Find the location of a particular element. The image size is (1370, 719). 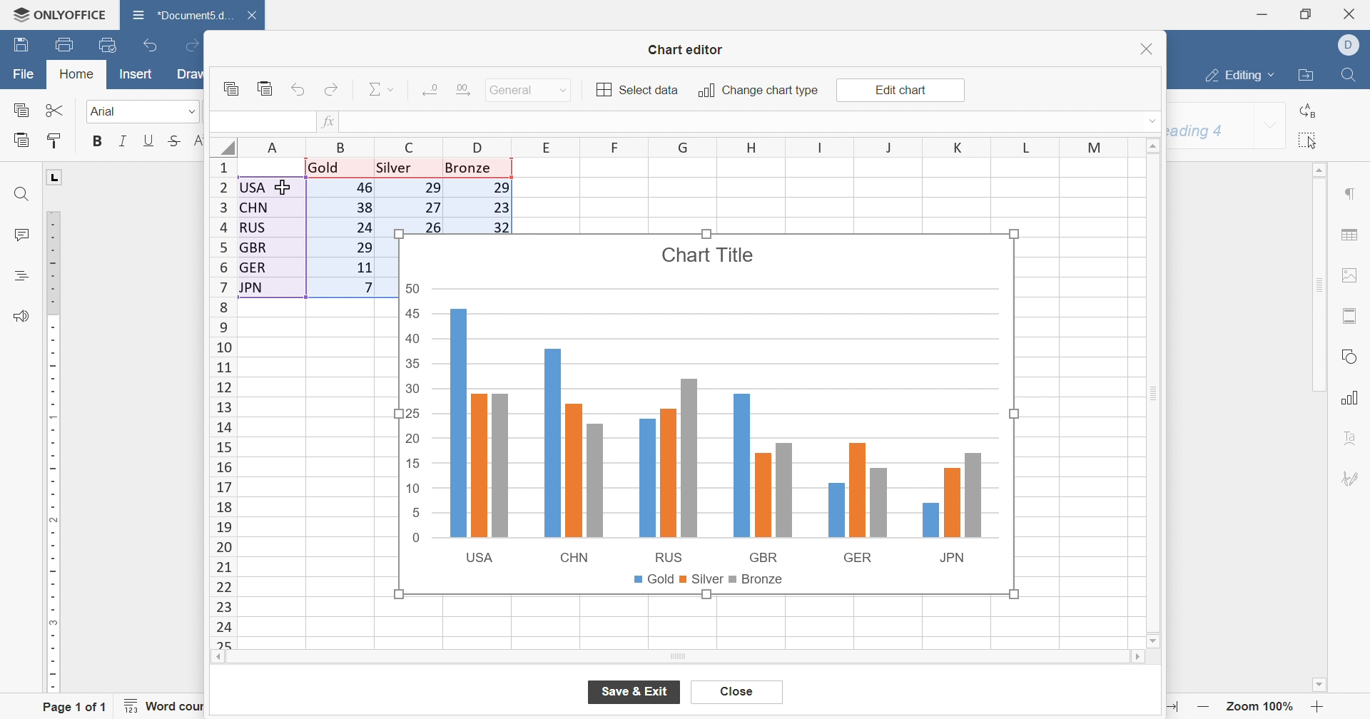

feedback & support is located at coordinates (22, 317).